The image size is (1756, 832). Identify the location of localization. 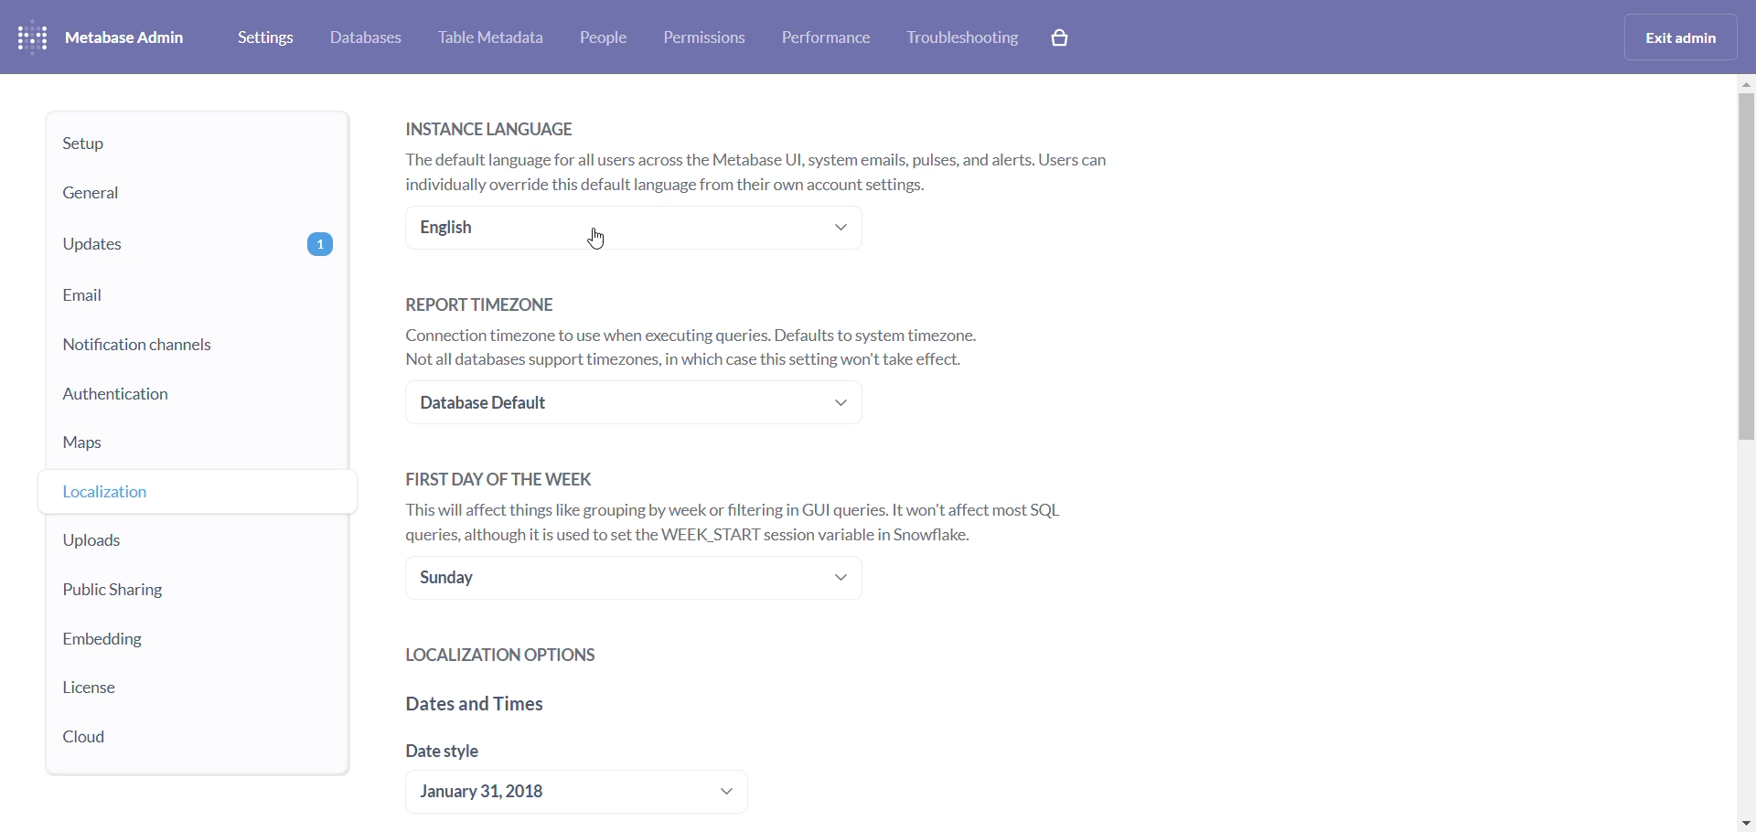
(188, 490).